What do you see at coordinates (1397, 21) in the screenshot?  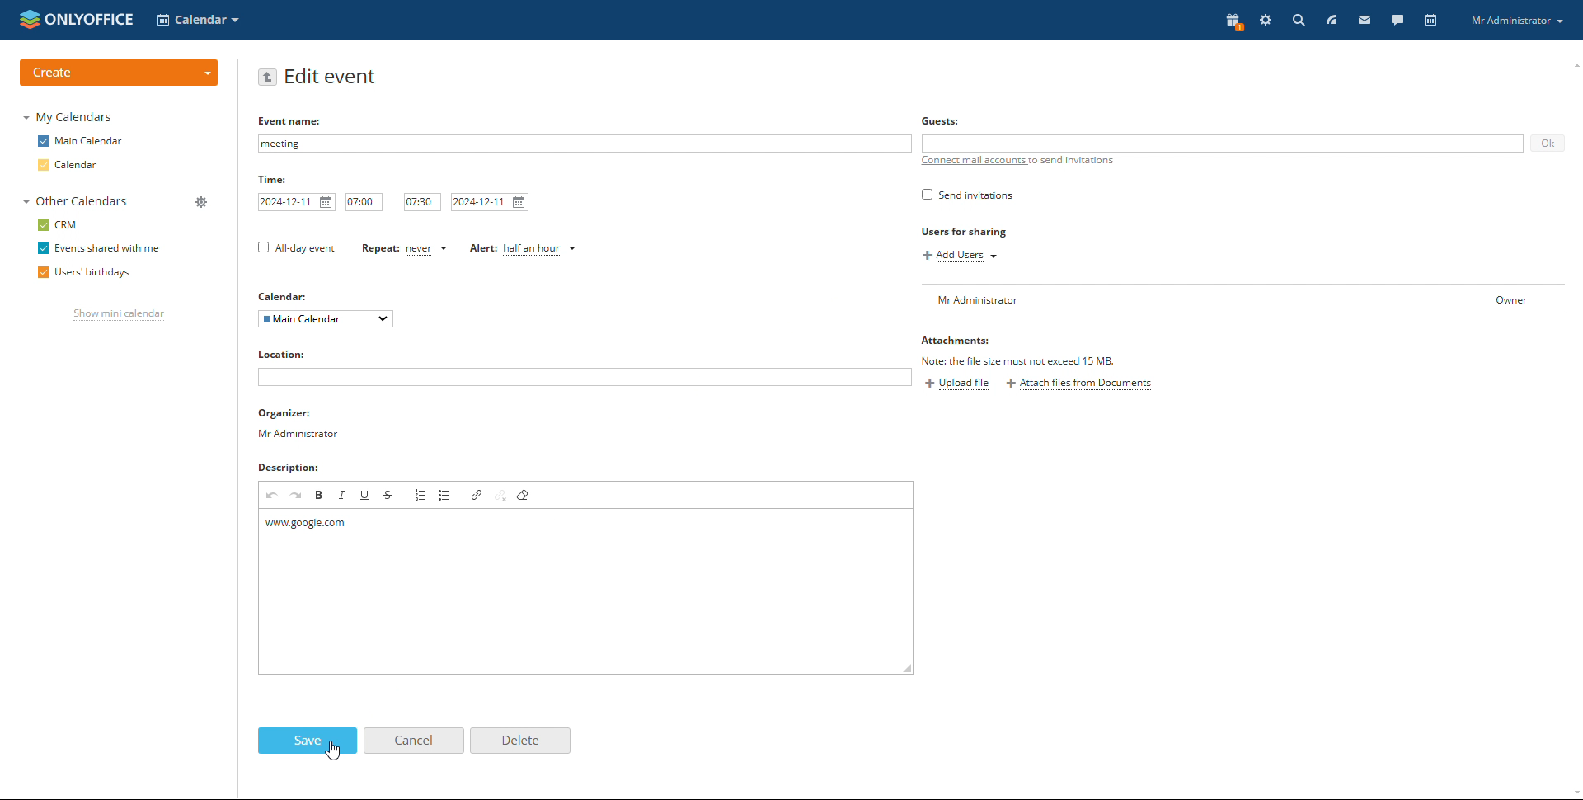 I see `talk` at bounding box center [1397, 21].